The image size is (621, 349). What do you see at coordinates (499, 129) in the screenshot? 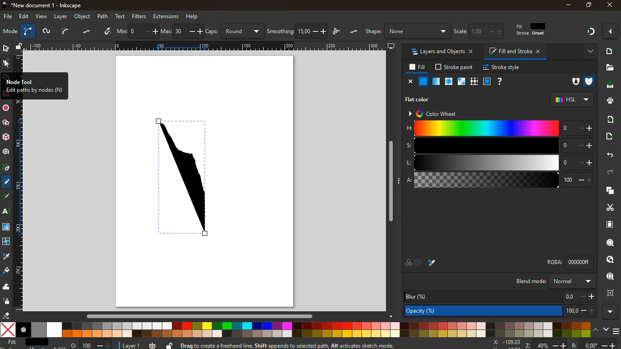
I see `h` at bounding box center [499, 129].